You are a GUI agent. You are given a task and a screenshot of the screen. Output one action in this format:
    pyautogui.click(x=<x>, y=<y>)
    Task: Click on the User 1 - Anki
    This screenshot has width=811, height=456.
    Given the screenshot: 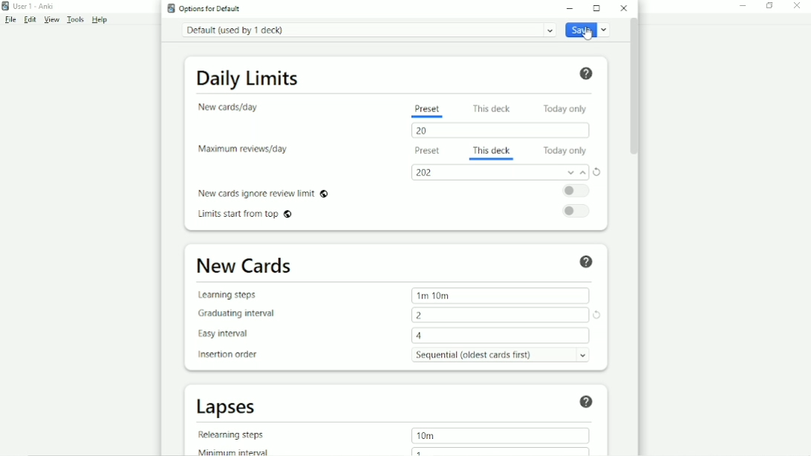 What is the action you would take?
    pyautogui.click(x=33, y=5)
    